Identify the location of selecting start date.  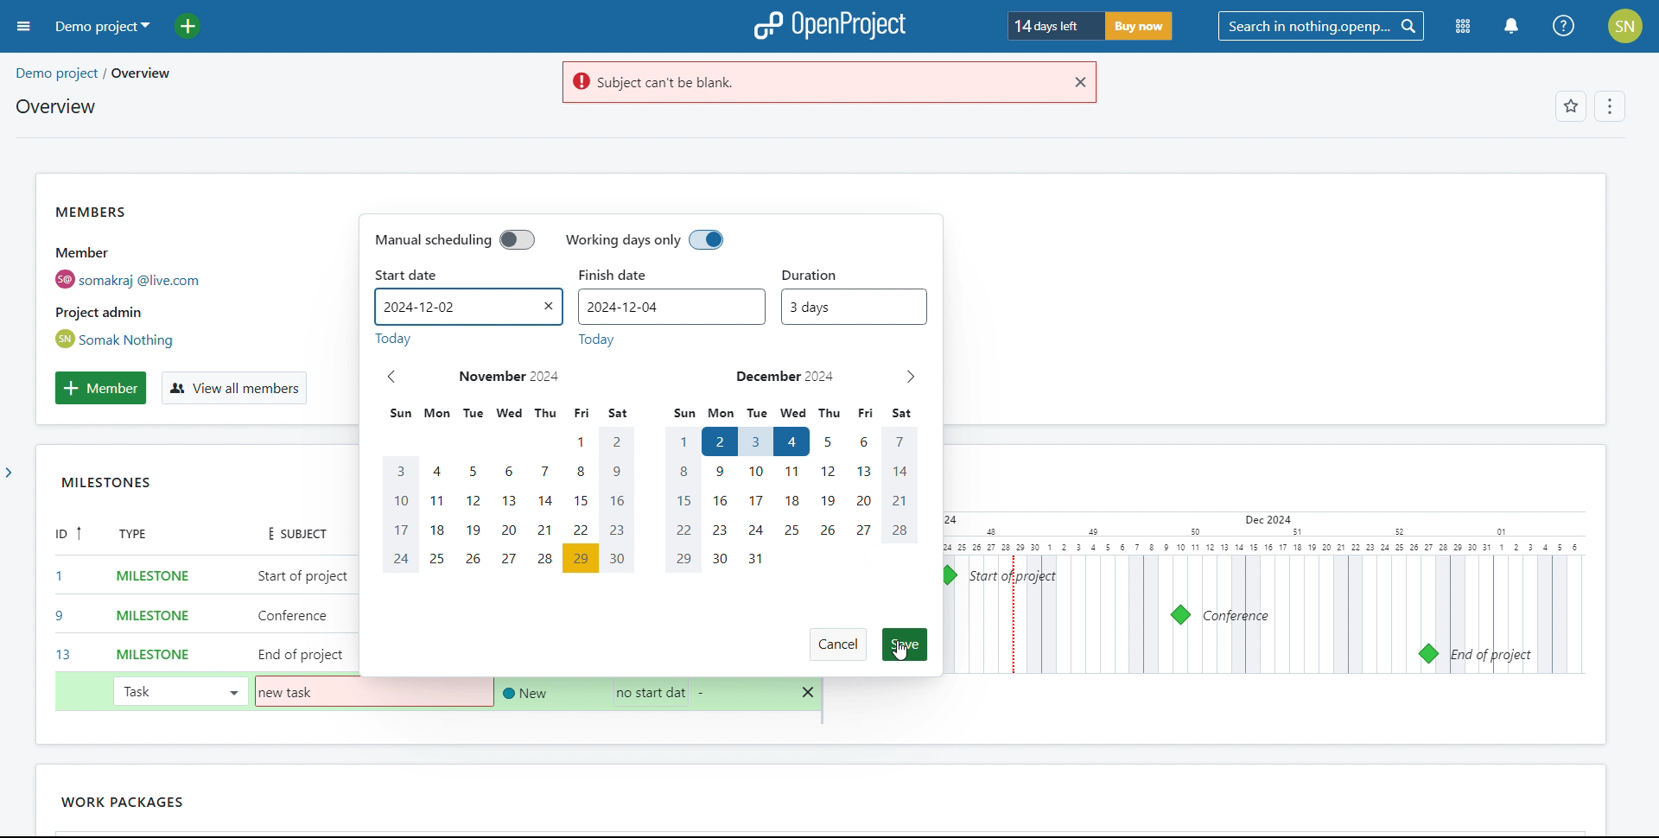
(645, 692).